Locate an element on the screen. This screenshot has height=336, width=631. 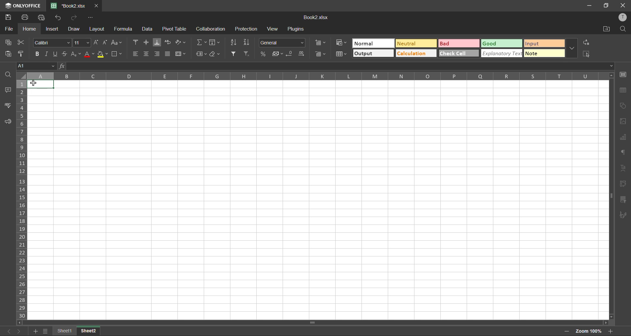
explanatory text is located at coordinates (502, 53).